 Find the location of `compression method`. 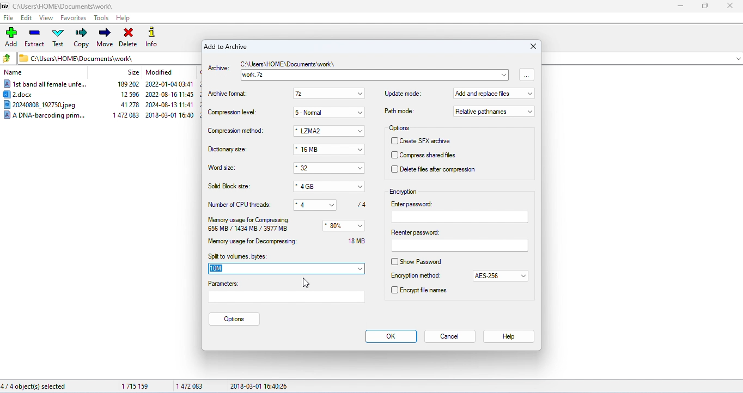

compression method is located at coordinates (235, 131).